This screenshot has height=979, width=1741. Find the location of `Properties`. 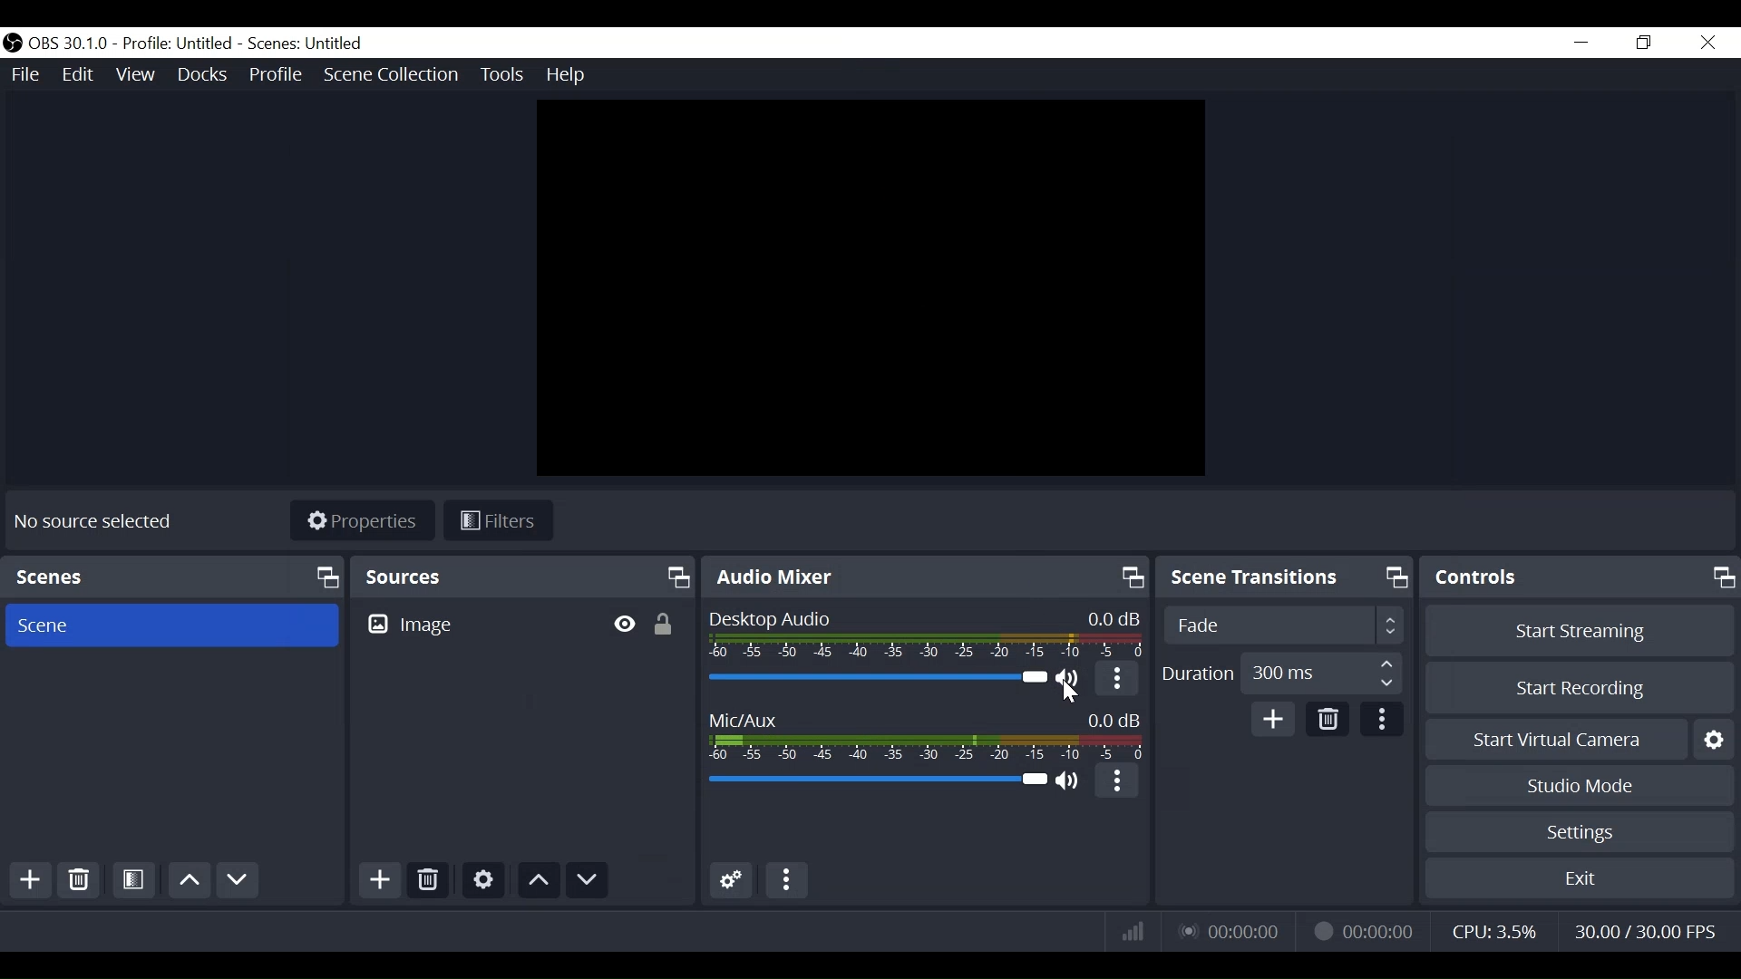

Properties is located at coordinates (366, 520).